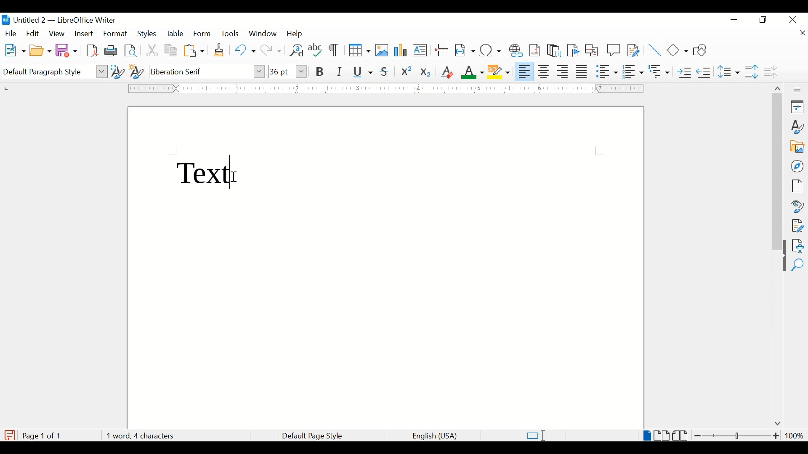 The image size is (808, 454). I want to click on decrease indent, so click(704, 71).